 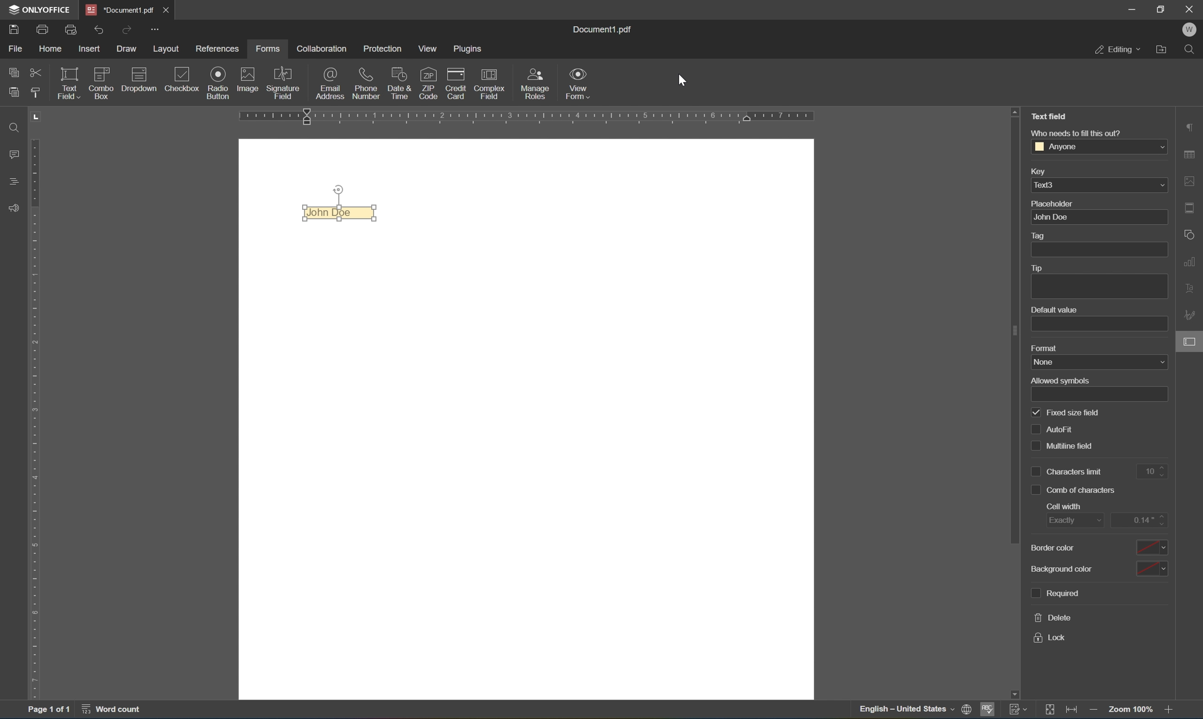 I want to click on default value, so click(x=1055, y=310).